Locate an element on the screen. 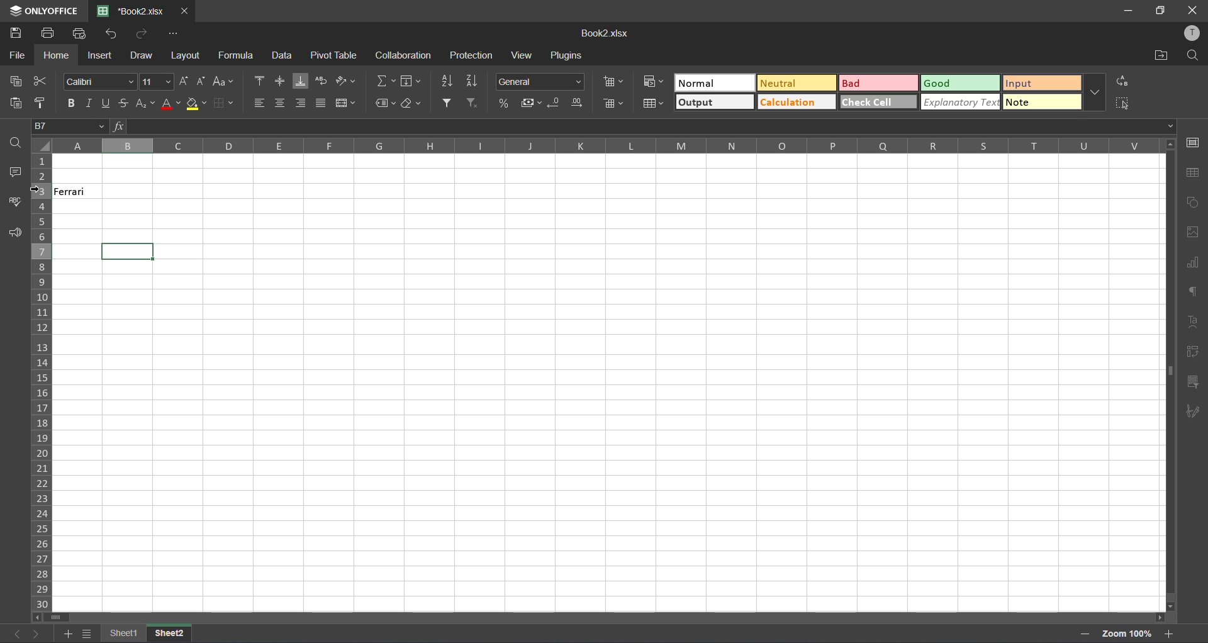 The width and height of the screenshot is (1208, 643). strikethrough is located at coordinates (124, 102).